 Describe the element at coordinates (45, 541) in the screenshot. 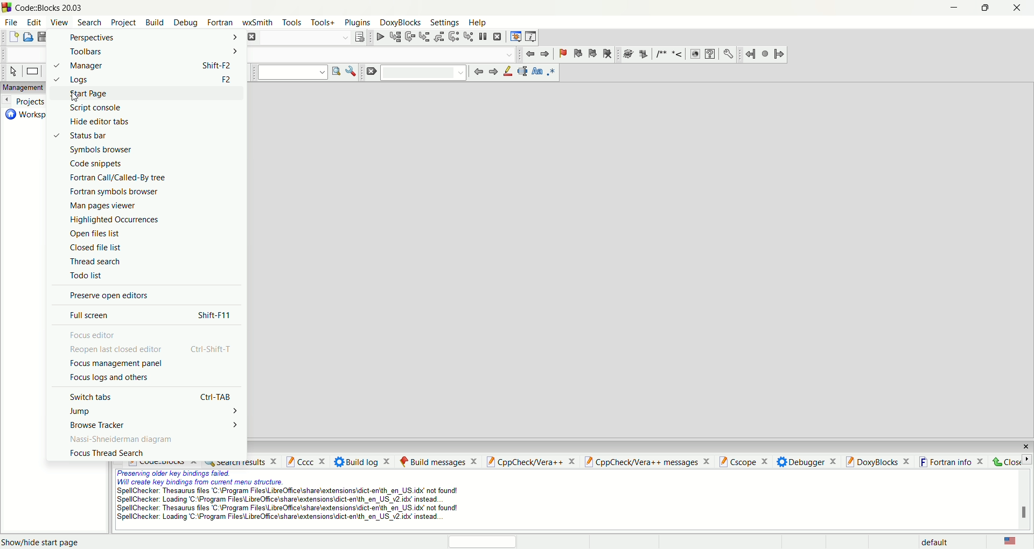

I see `Show/hide start page` at that location.